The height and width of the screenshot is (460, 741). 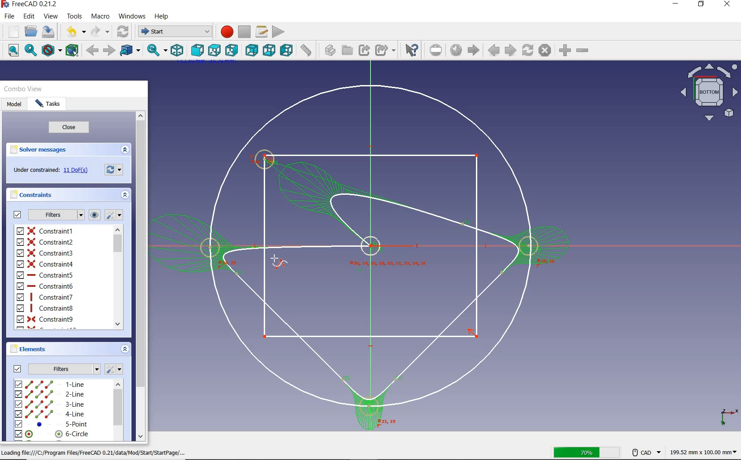 I want to click on start page, so click(x=474, y=50).